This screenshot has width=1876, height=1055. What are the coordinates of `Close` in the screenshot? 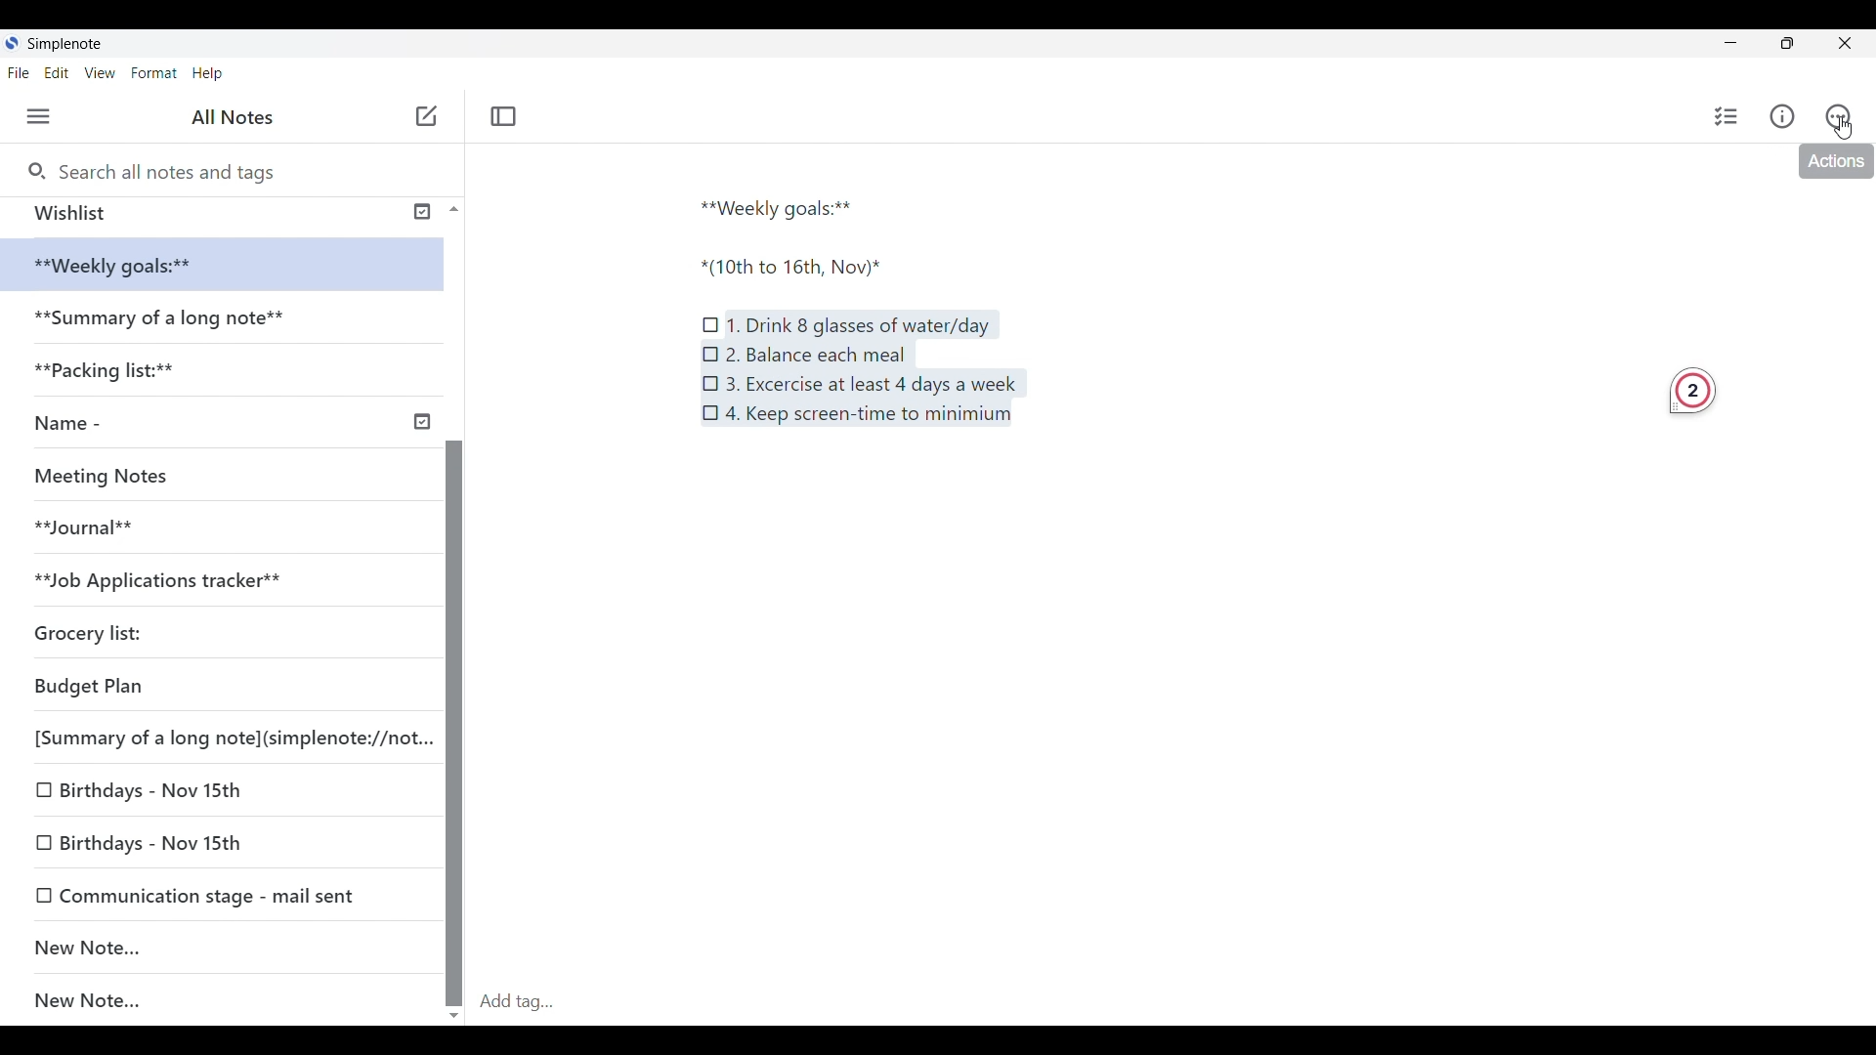 It's located at (1853, 42).